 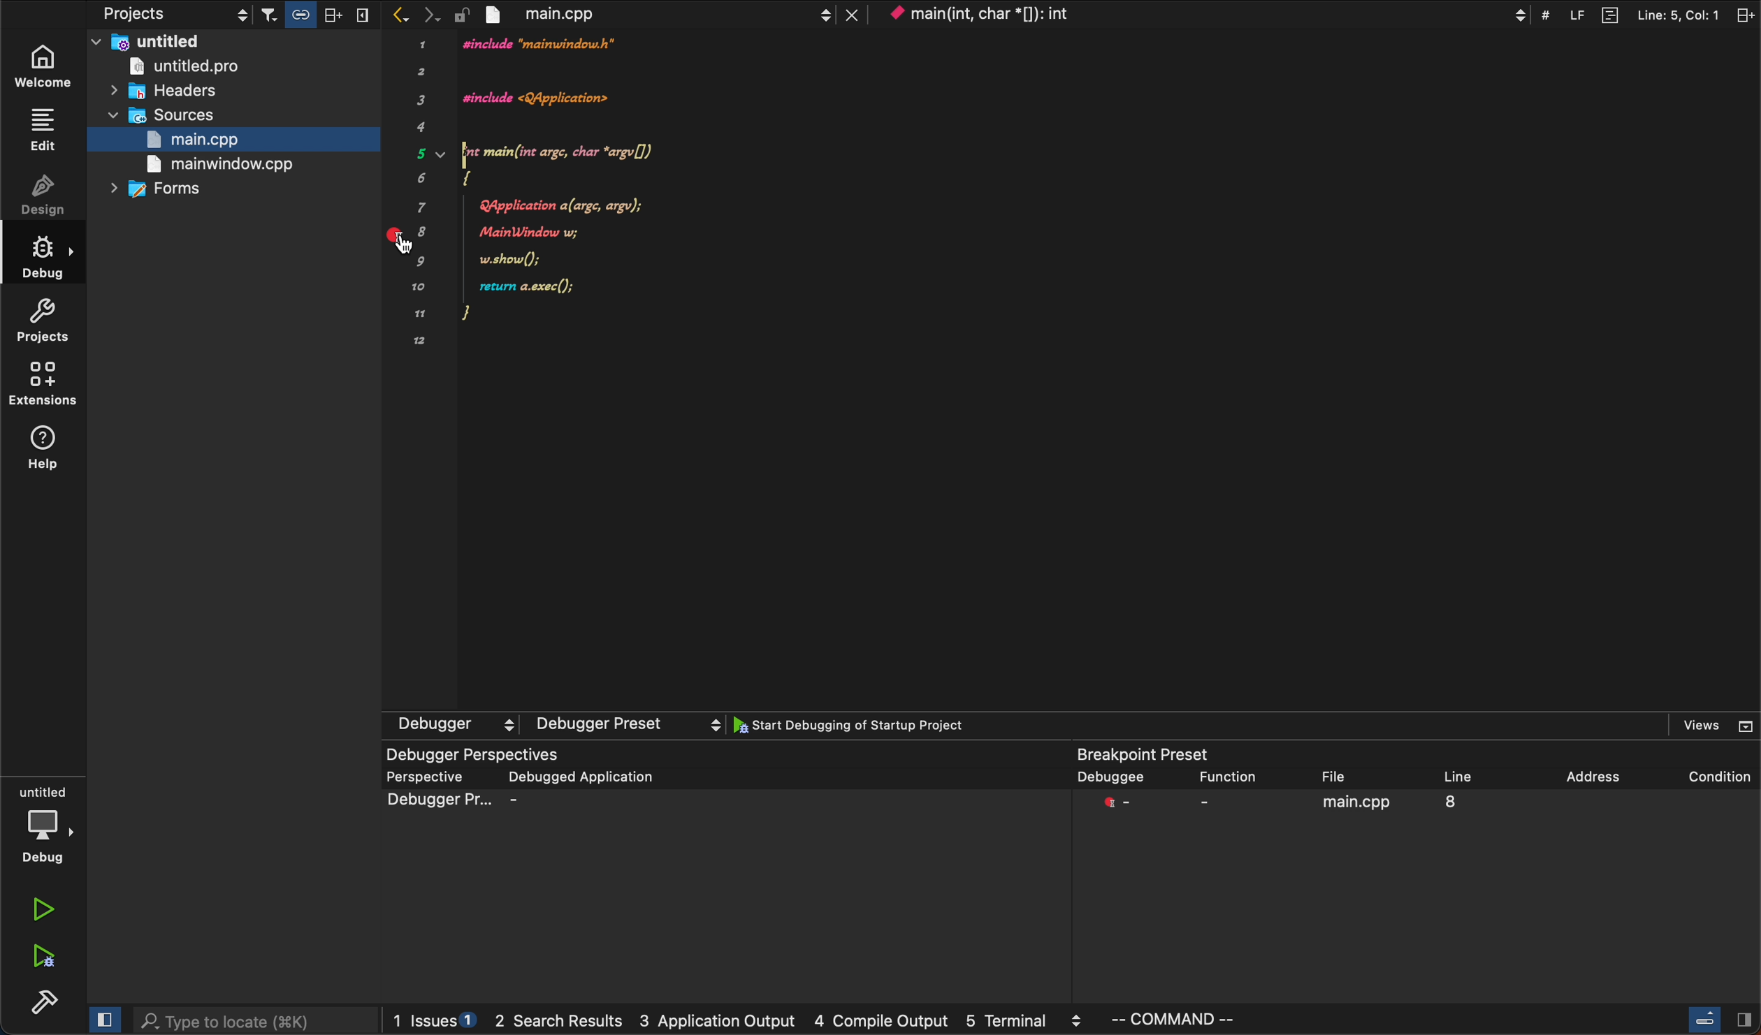 What do you see at coordinates (179, 191) in the screenshot?
I see `forms` at bounding box center [179, 191].